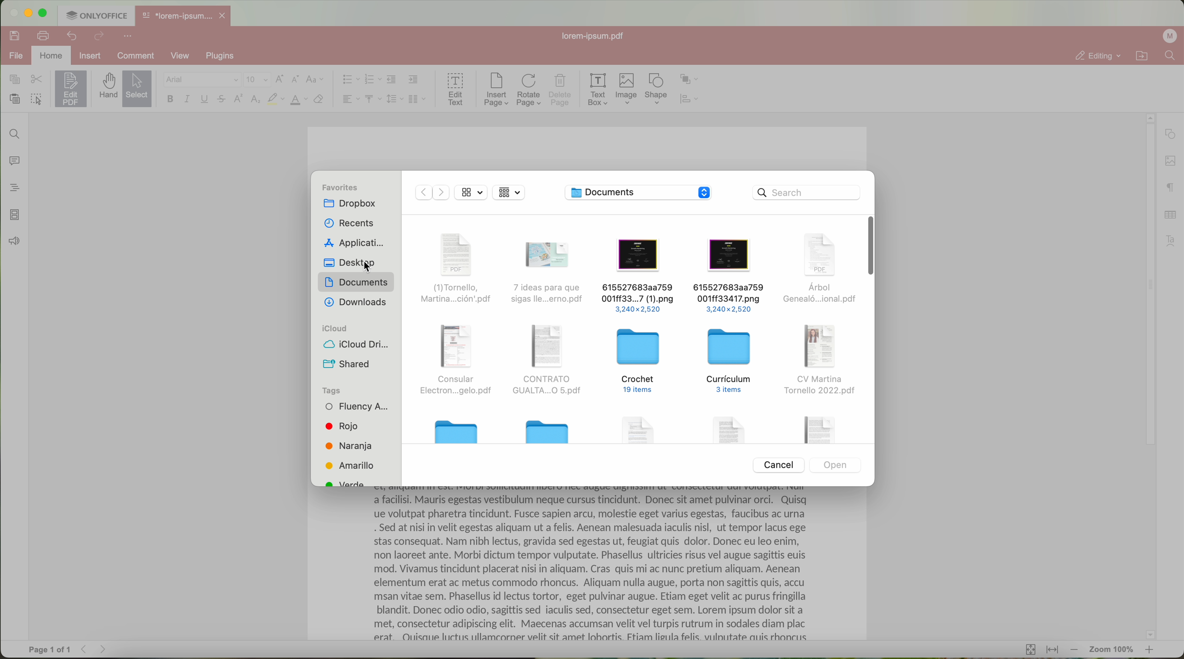  I want to click on file, so click(730, 427).